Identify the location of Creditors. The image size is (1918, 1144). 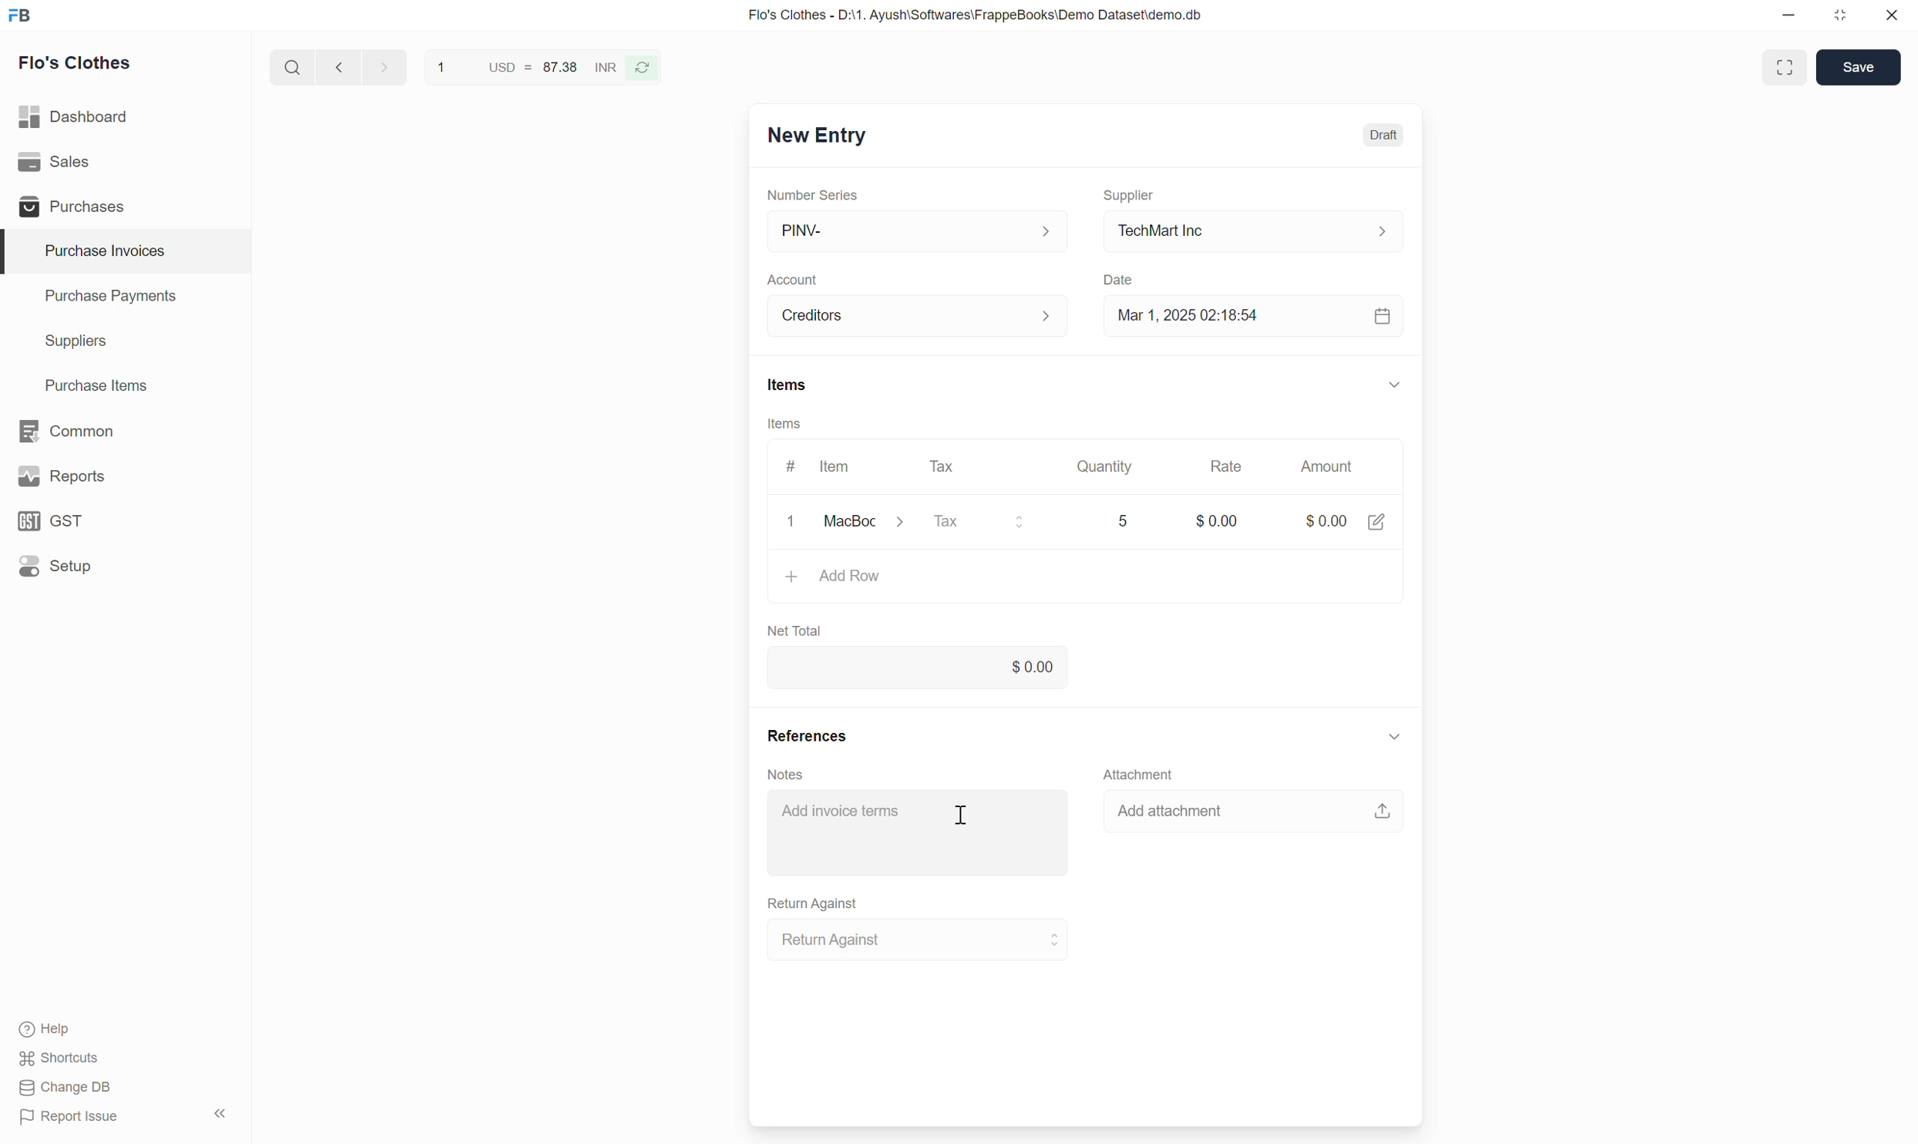
(919, 316).